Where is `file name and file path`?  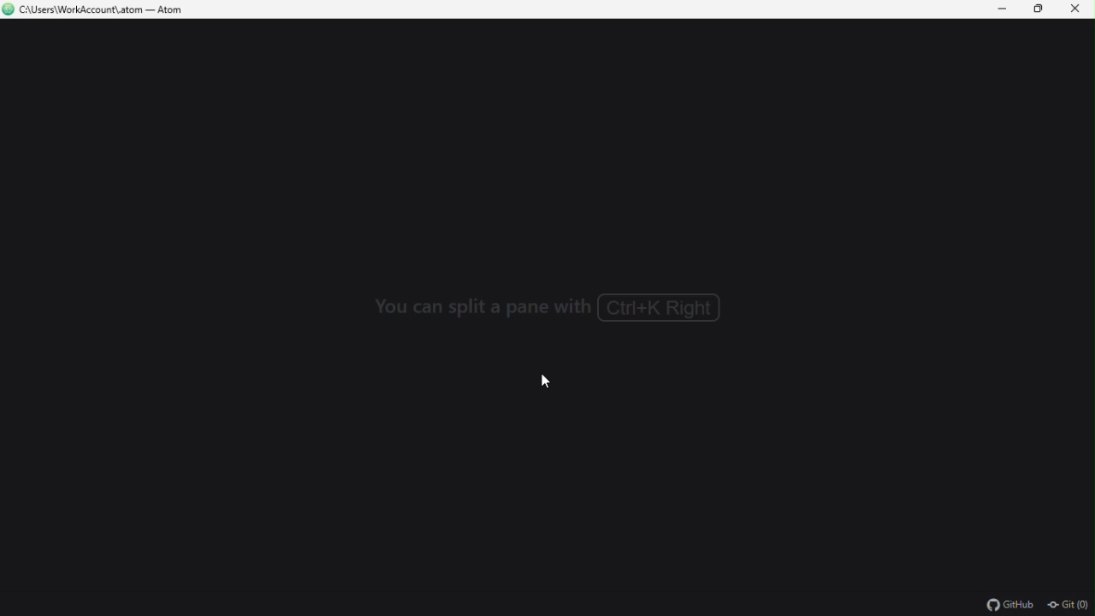
file name and file path is located at coordinates (98, 10).